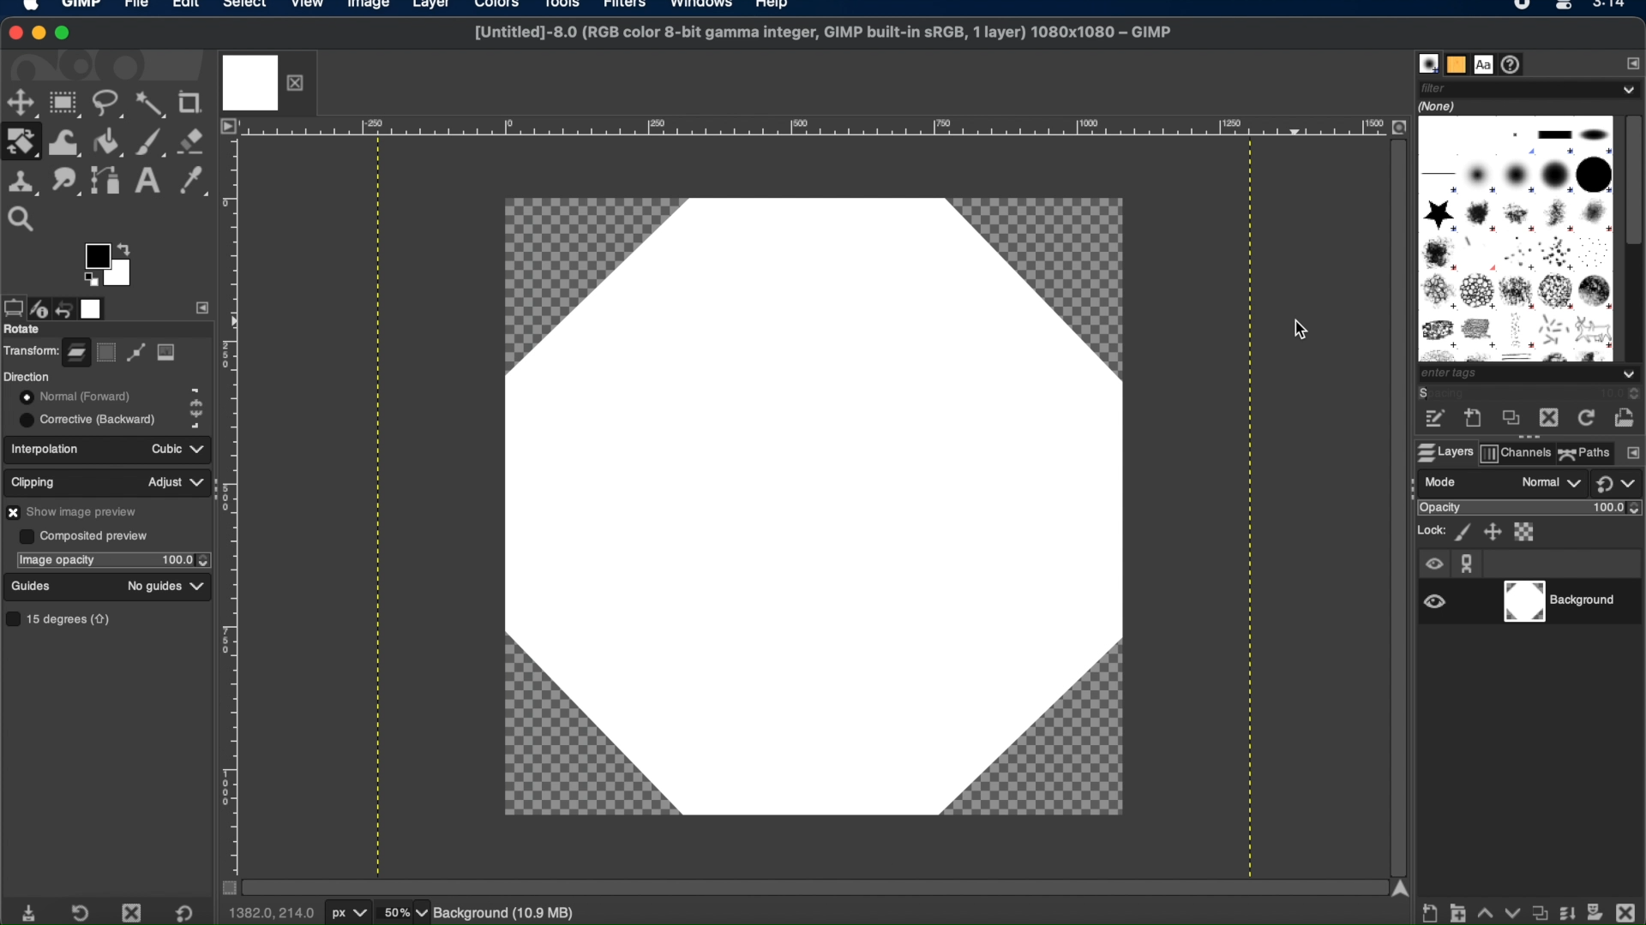 The height and width of the screenshot is (925, 1646). Describe the element at coordinates (1548, 418) in the screenshot. I see `delete this brush` at that location.